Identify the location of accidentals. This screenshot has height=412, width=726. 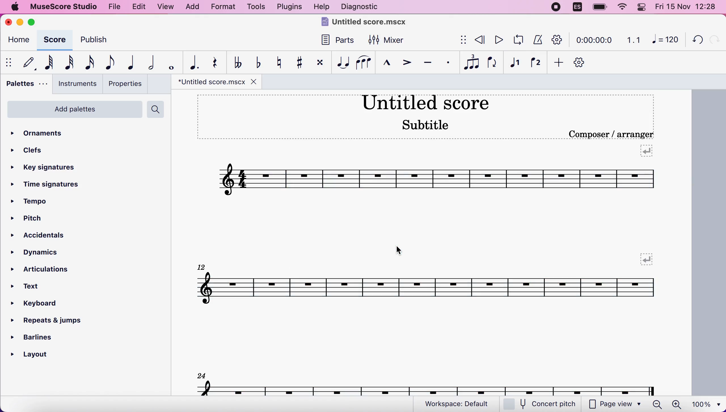
(52, 236).